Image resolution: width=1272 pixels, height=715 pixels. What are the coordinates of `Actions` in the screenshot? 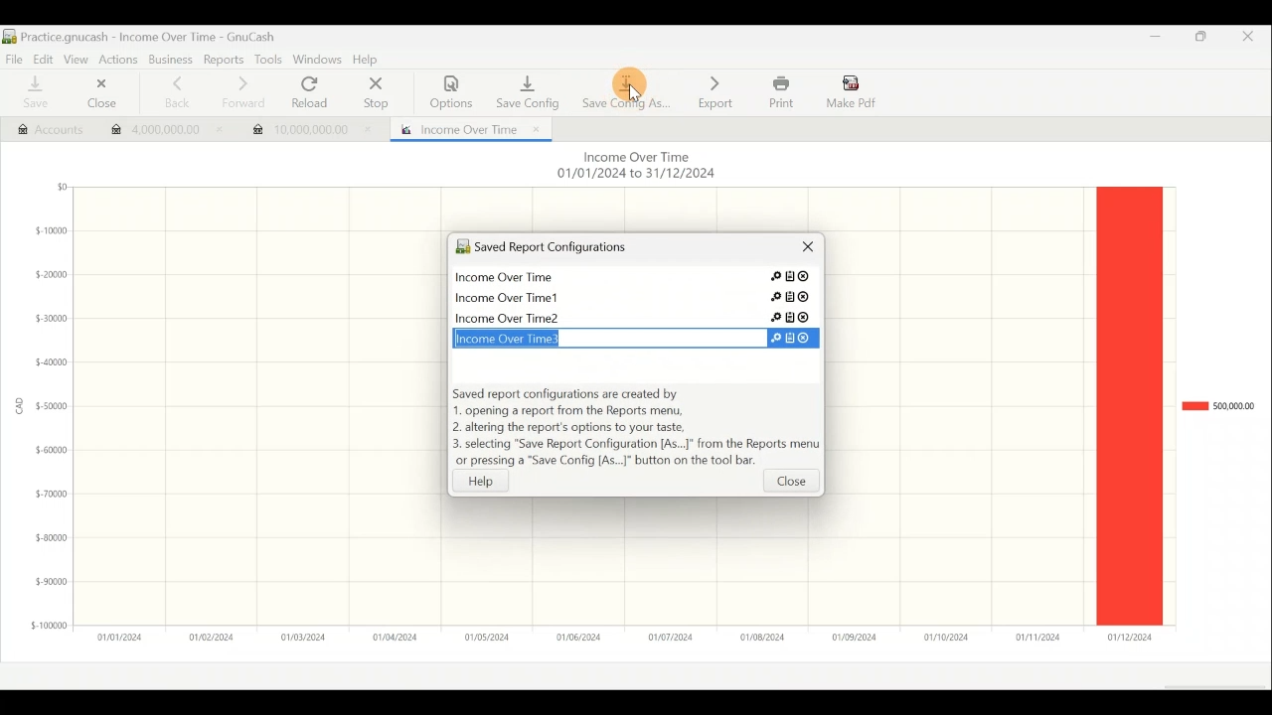 It's located at (118, 59).